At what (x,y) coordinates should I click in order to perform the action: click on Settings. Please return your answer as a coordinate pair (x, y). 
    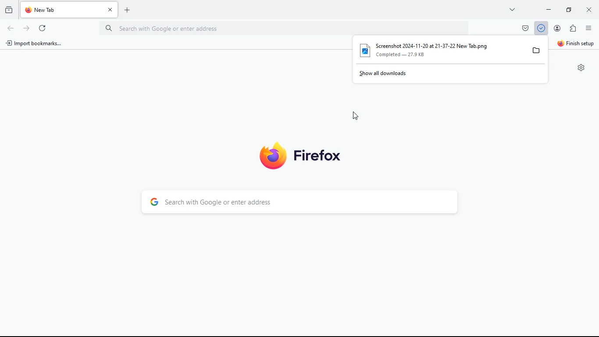
    Looking at the image, I should click on (581, 68).